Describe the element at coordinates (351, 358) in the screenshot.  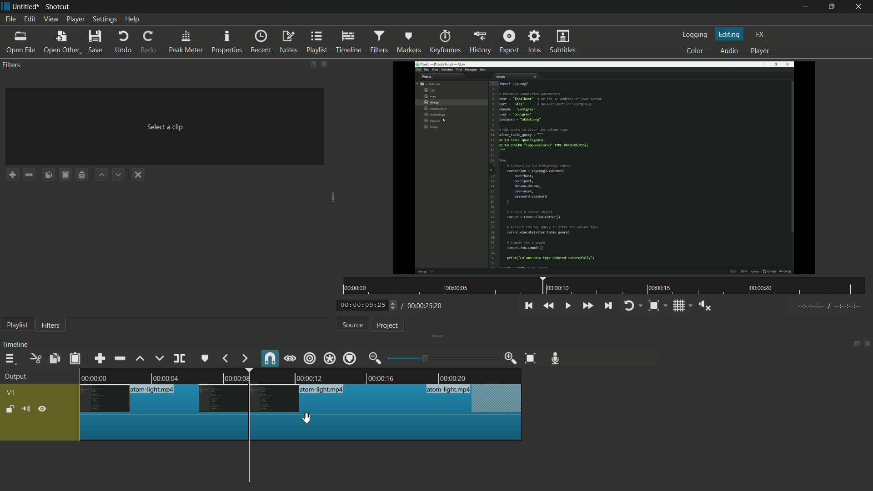
I see `ripple markers` at that location.